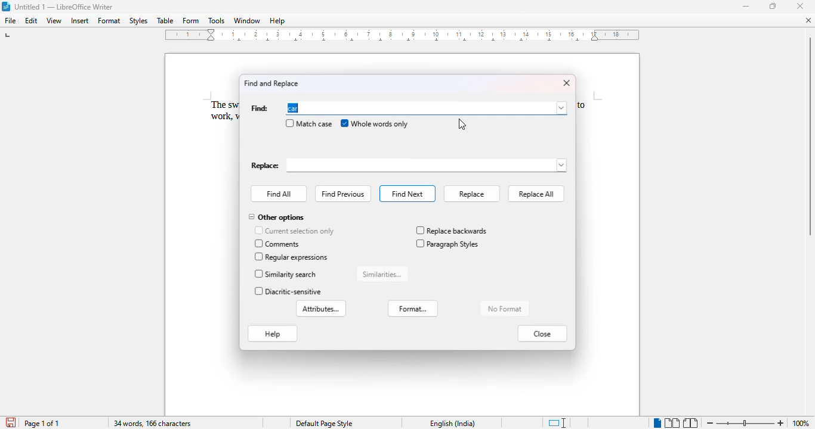 The image size is (815, 429). I want to click on Change zoom levele, so click(745, 424).